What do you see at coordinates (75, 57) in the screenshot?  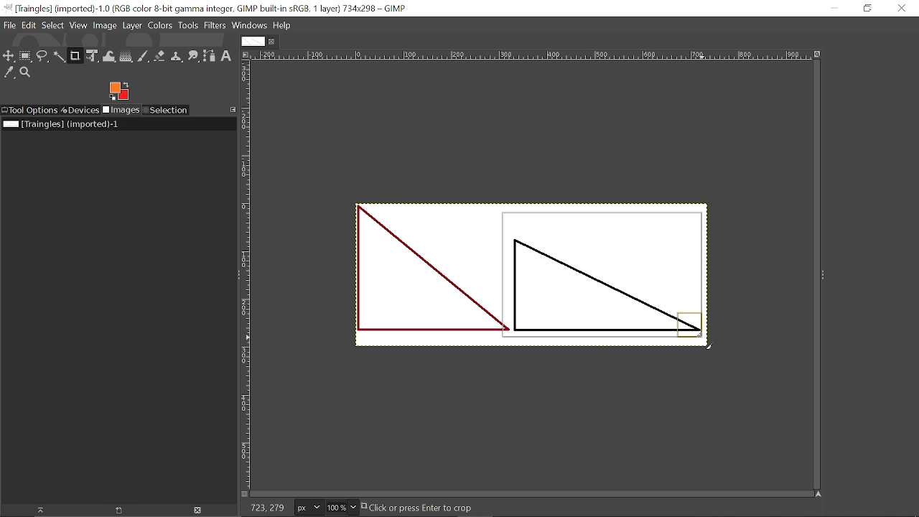 I see `Crop tool` at bounding box center [75, 57].